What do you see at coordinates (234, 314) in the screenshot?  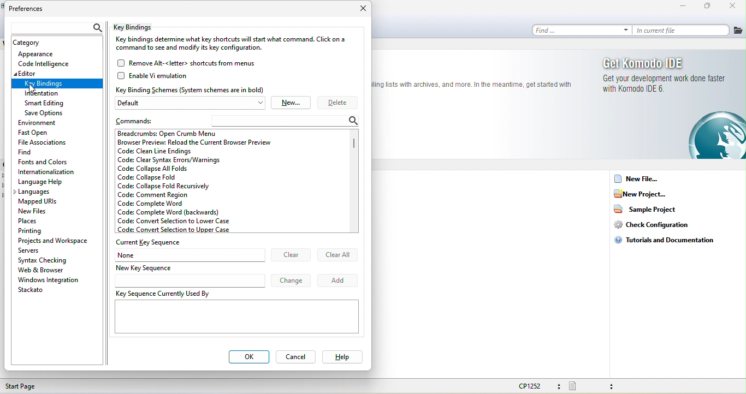 I see `key sequence currently used by` at bounding box center [234, 314].